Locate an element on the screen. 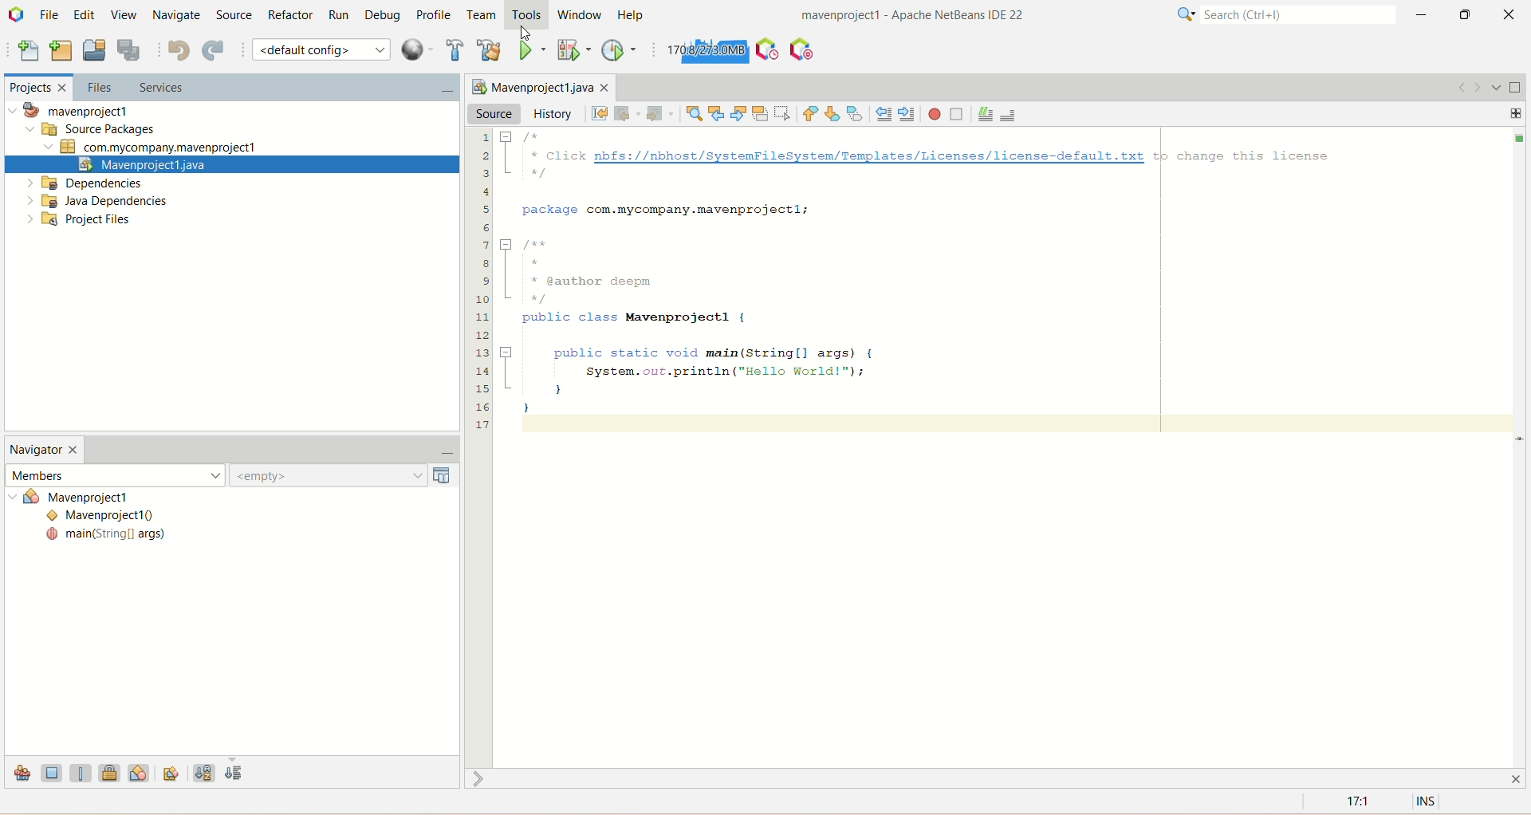 The width and height of the screenshot is (1531, 815). toggle bookmark is located at coordinates (857, 113).